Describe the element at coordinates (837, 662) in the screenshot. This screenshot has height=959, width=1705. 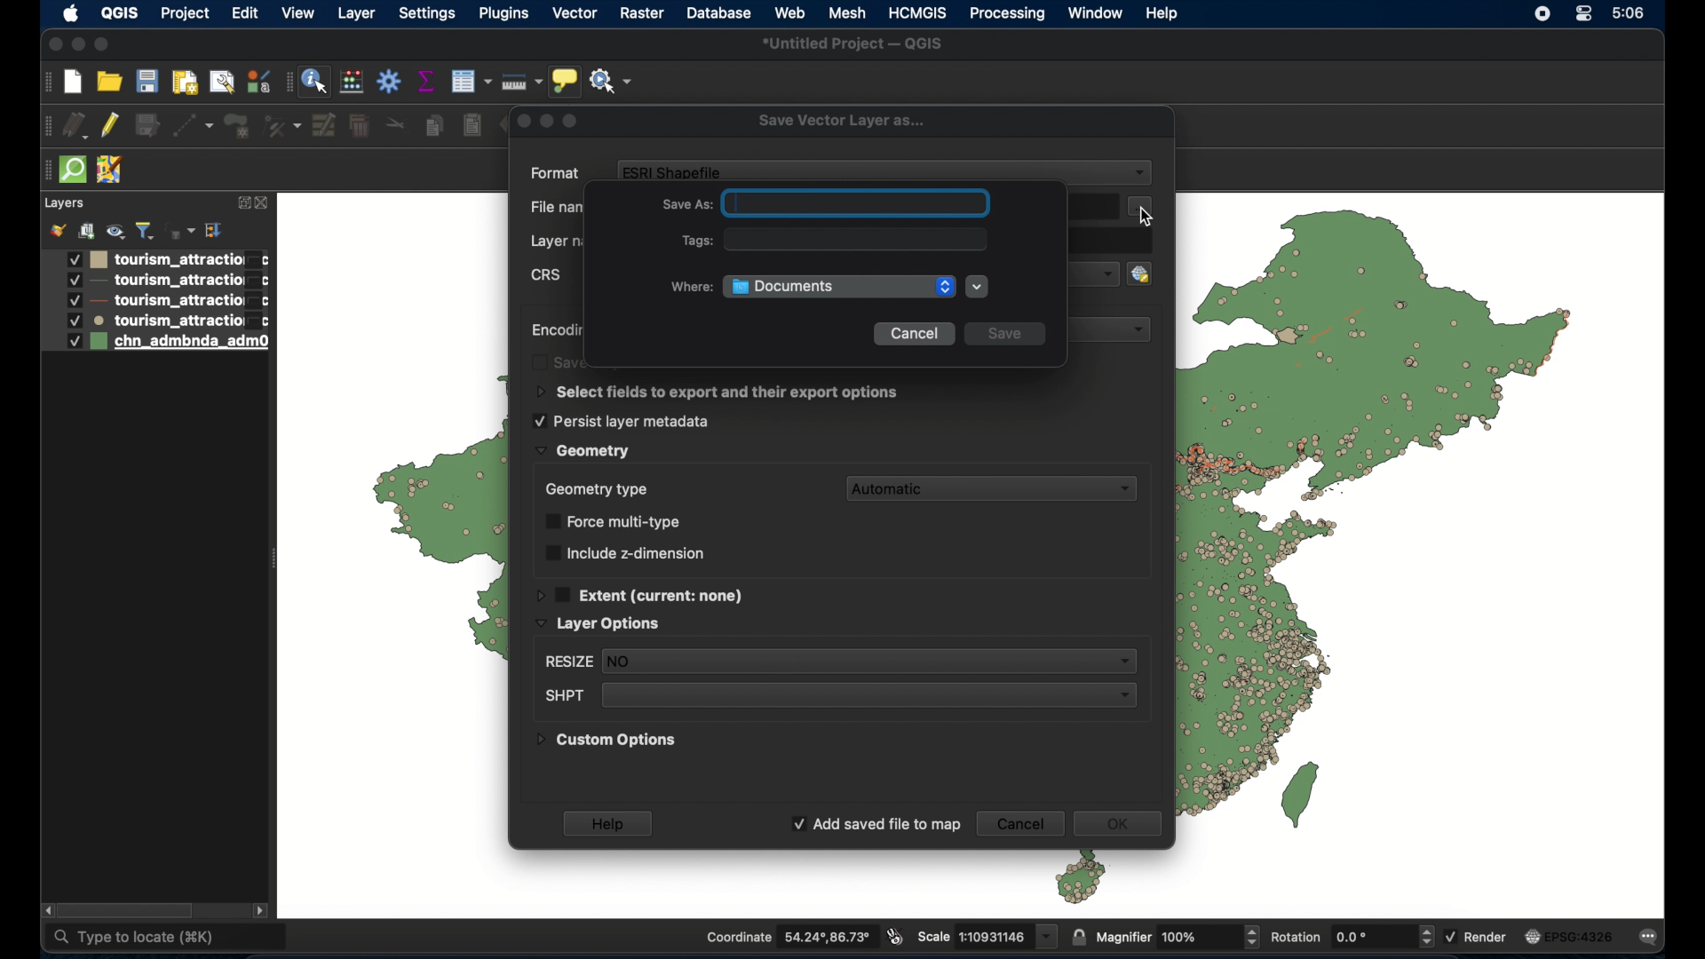
I see `resize dropdown` at that location.